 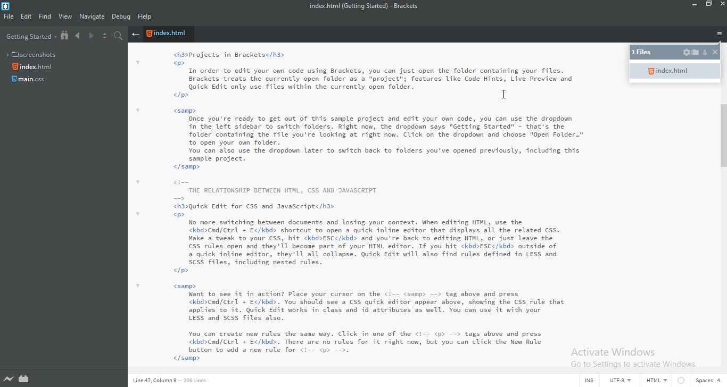 I want to click on Screenshots, so click(x=34, y=53).